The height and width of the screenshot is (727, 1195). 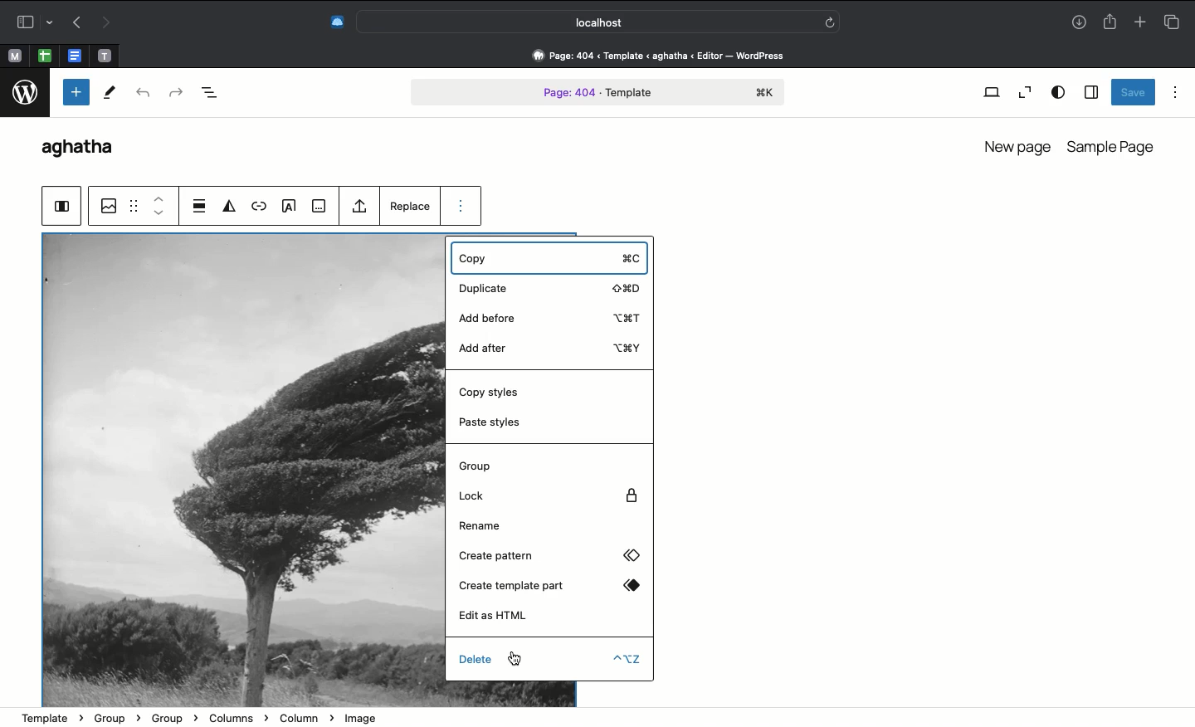 I want to click on Document overview, so click(x=210, y=95).